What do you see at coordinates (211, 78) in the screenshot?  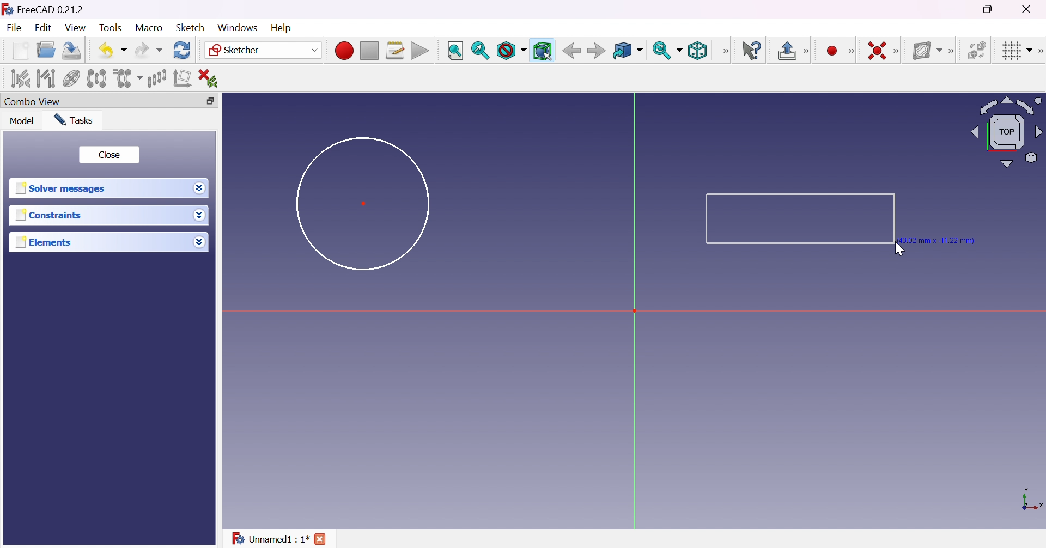 I see `Delete all constraints` at bounding box center [211, 78].